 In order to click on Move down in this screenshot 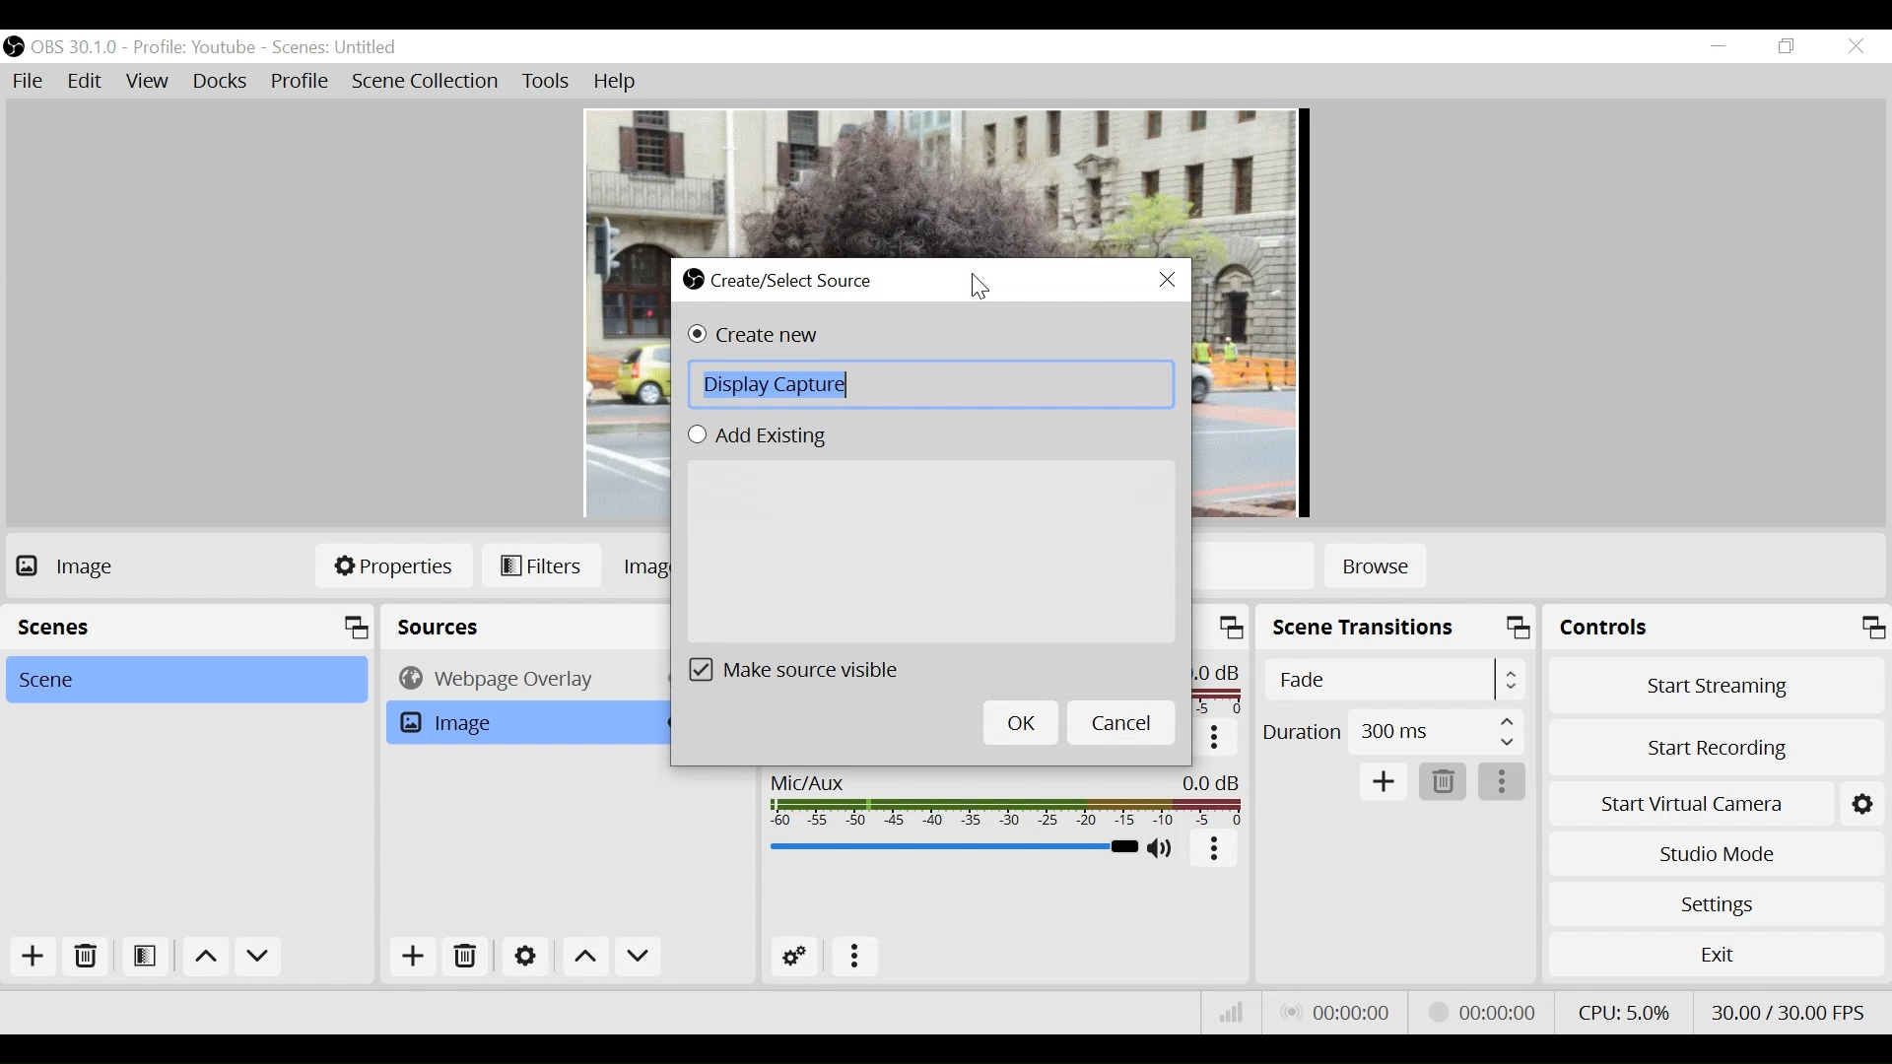, I will do `click(638, 956)`.